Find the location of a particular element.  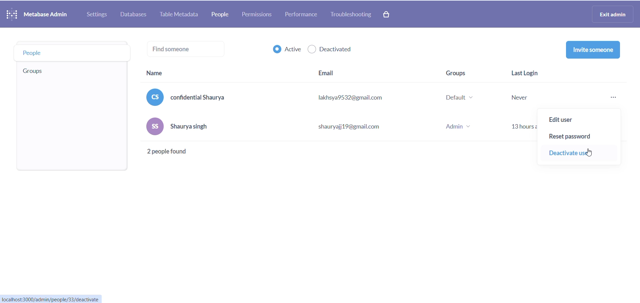

performance is located at coordinates (301, 14).